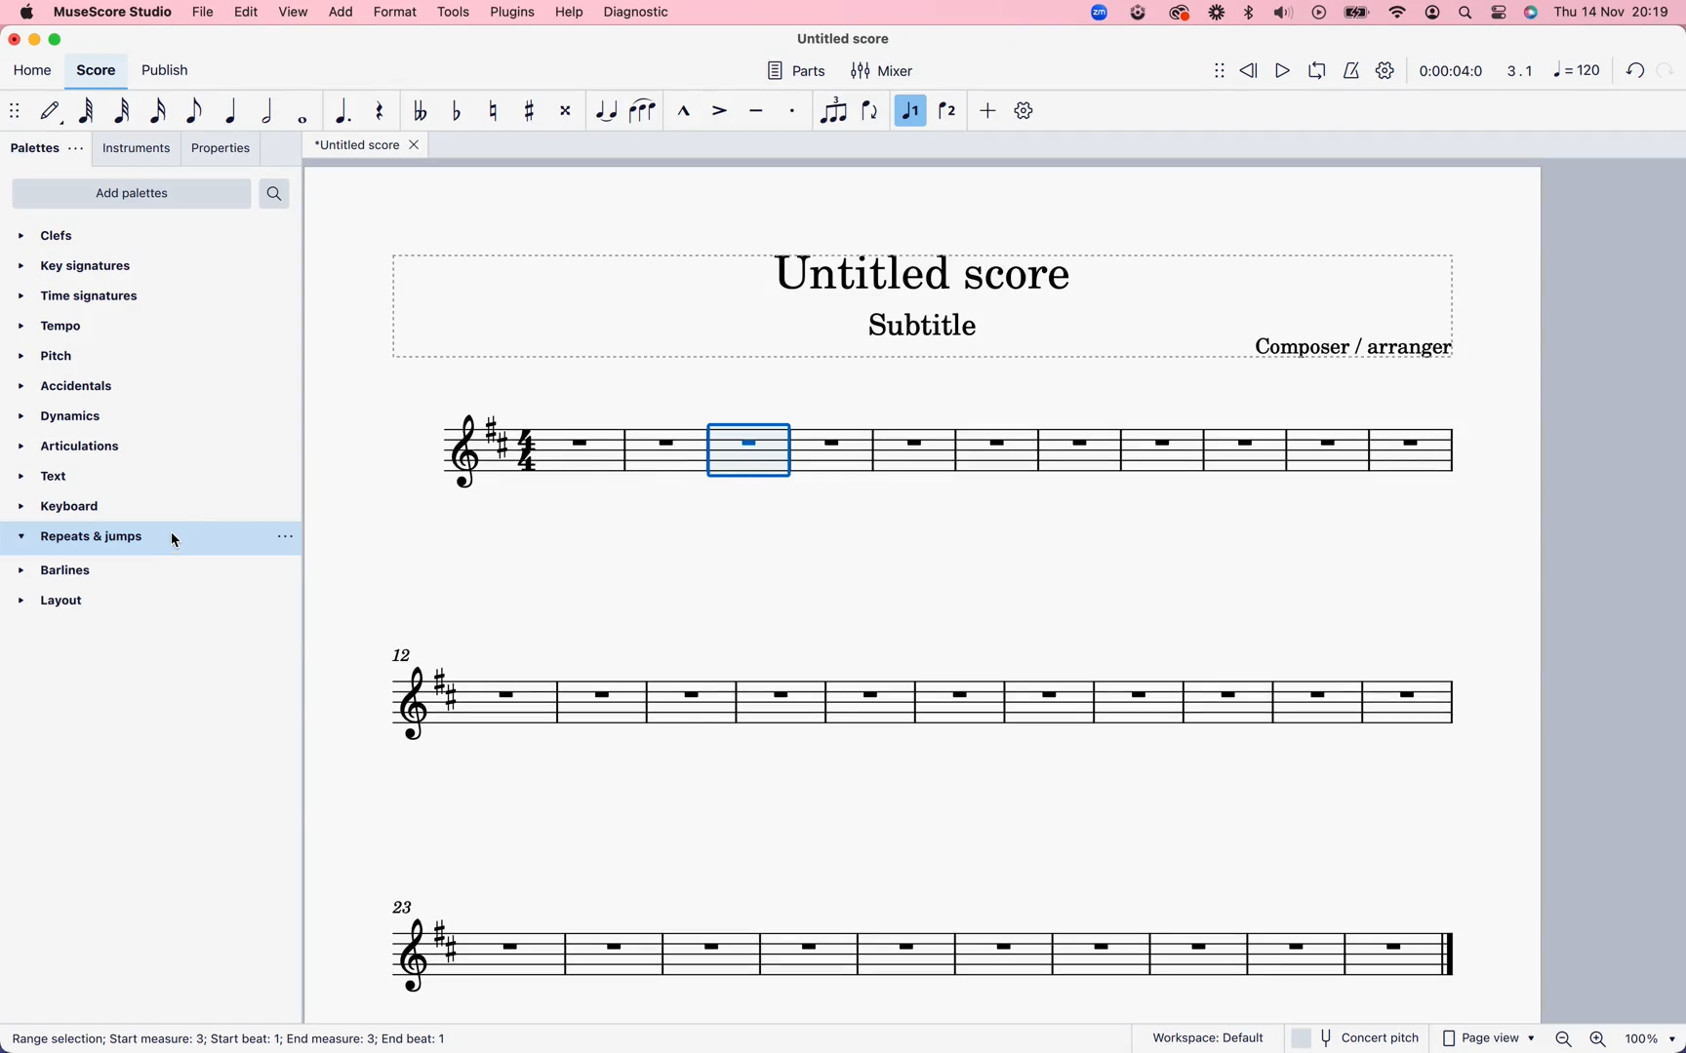 The width and height of the screenshot is (1686, 1053). I want to click on zoom, so click(1616, 1039).